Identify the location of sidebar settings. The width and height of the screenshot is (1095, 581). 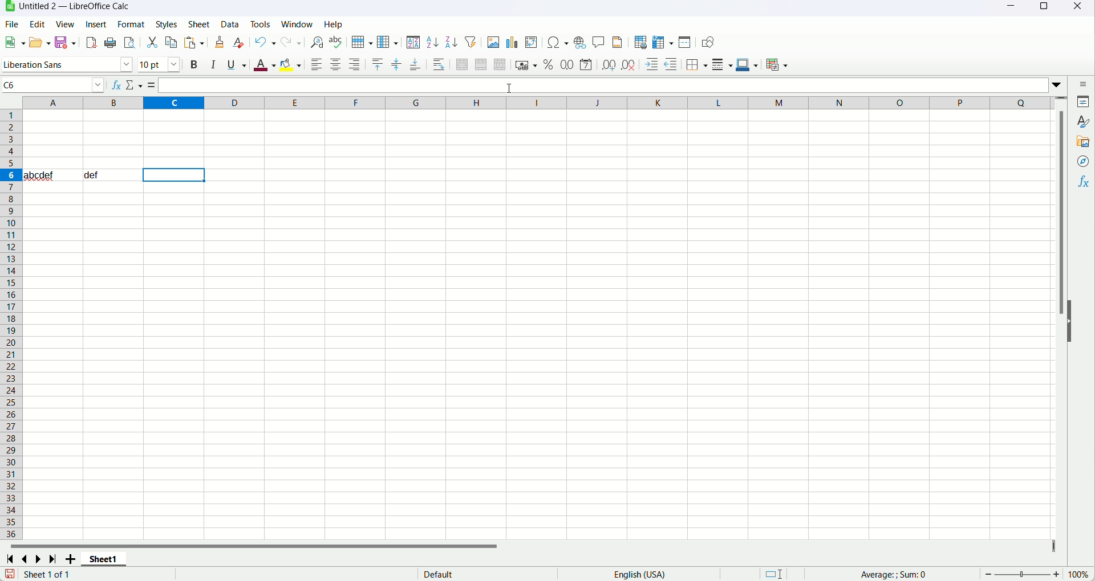
(1084, 84).